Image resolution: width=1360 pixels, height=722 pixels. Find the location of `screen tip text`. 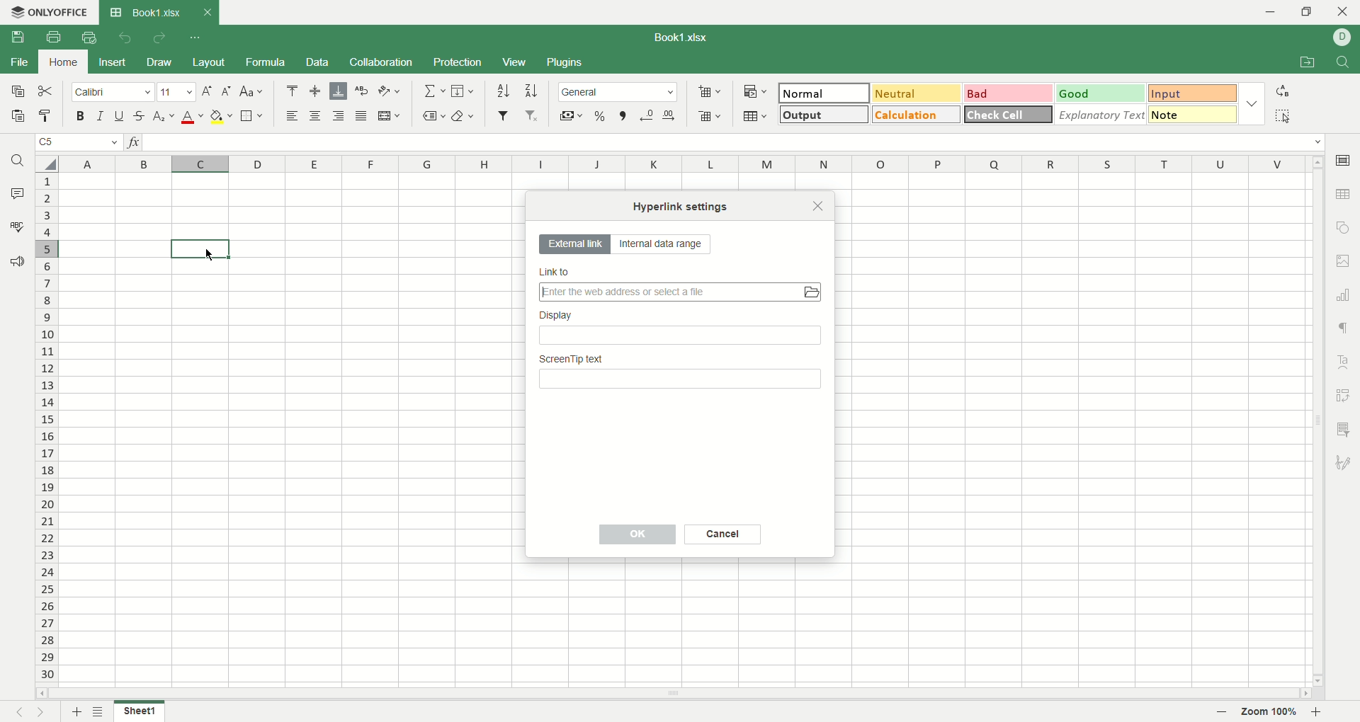

screen tip text is located at coordinates (682, 374).